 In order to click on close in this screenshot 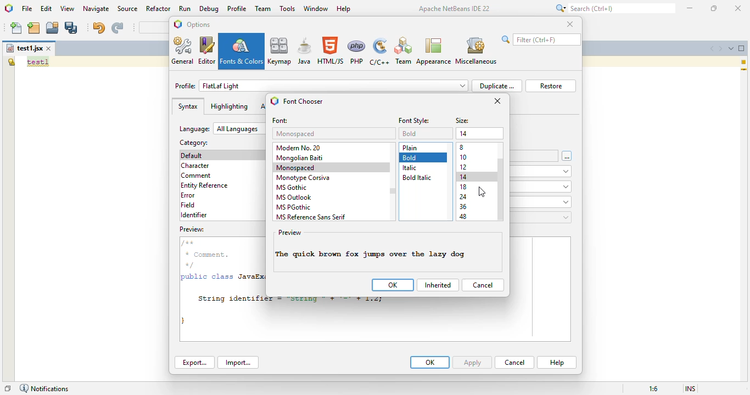, I will do `click(570, 24)`.